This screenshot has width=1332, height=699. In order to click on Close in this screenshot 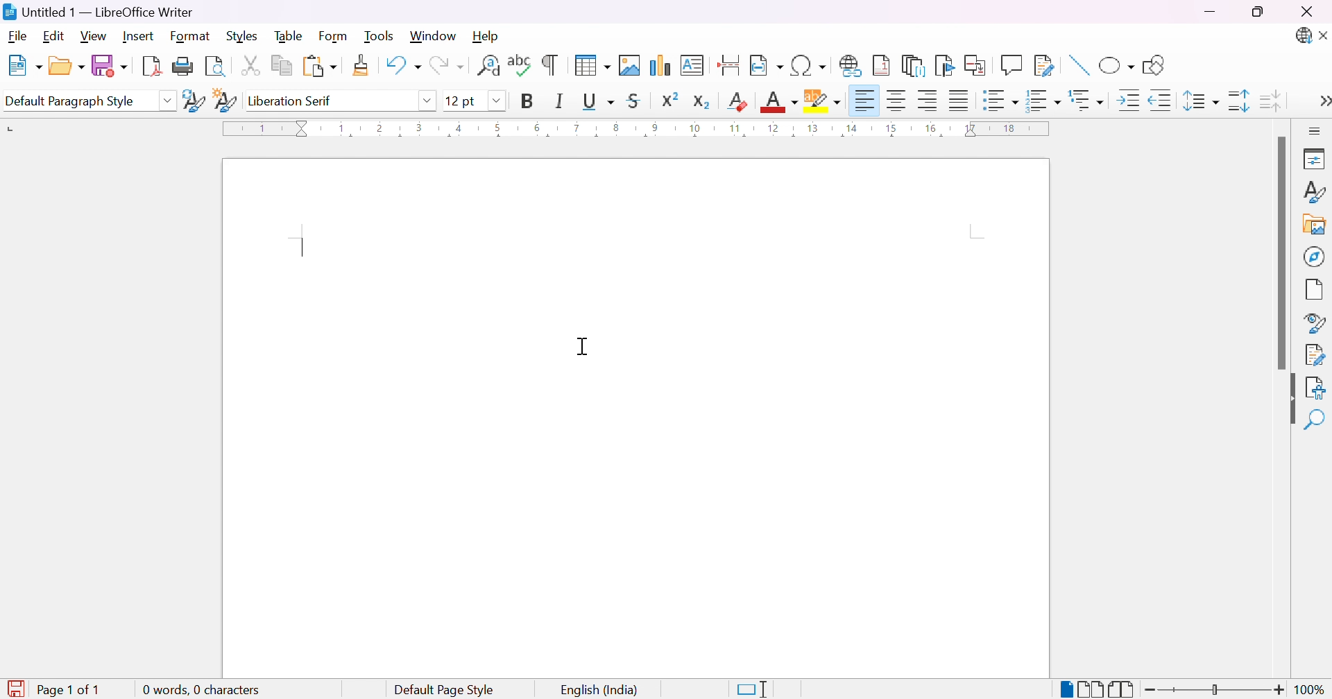, I will do `click(1306, 12)`.